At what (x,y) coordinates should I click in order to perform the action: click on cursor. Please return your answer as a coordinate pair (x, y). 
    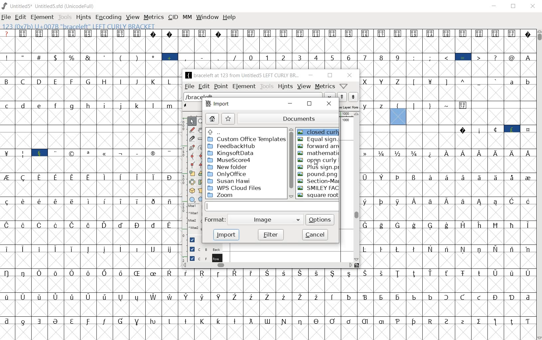
    Looking at the image, I should click on (315, 163).